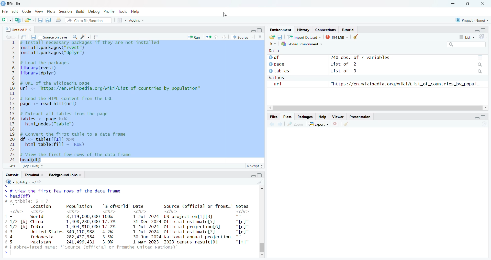  I want to click on Code, so click(26, 11).